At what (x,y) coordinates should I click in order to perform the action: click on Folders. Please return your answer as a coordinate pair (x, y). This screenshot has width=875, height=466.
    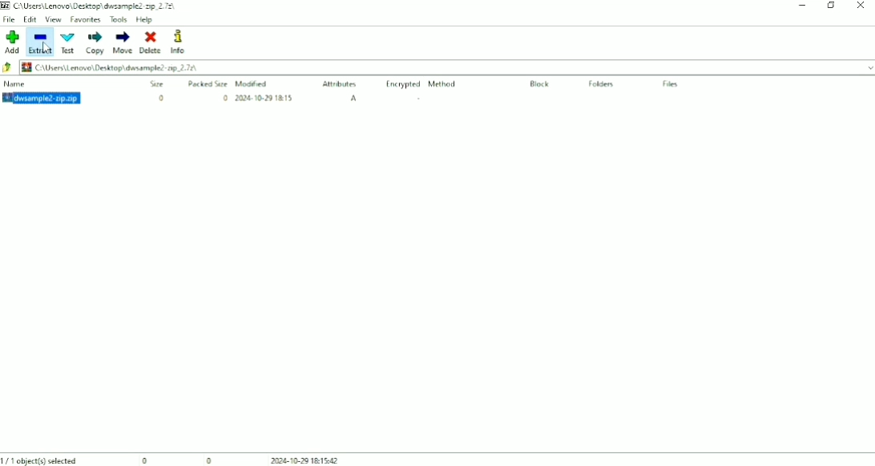
    Looking at the image, I should click on (603, 85).